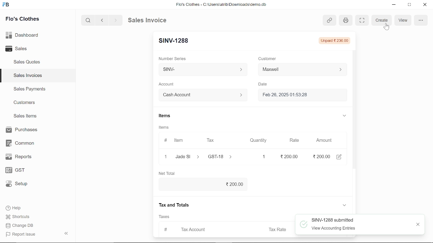  Describe the element at coordinates (25, 103) in the screenshot. I see `Customers.` at that location.